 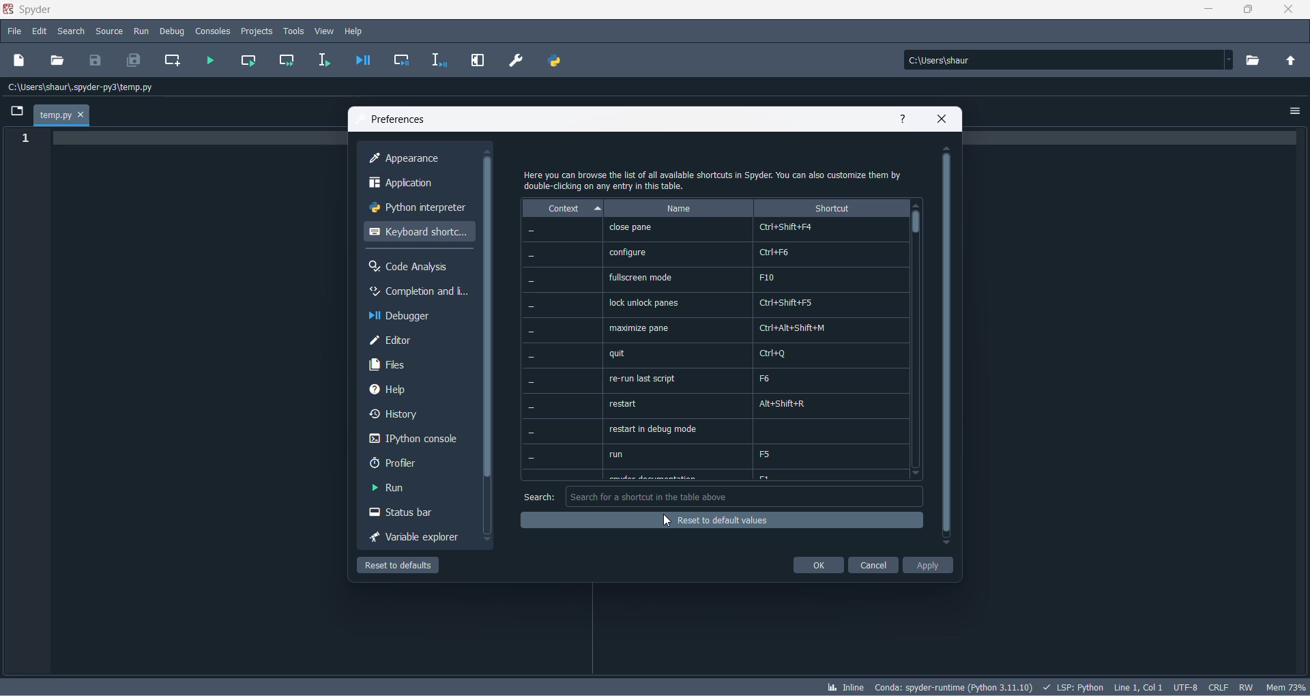 What do you see at coordinates (1256, 61) in the screenshot?
I see `working directory` at bounding box center [1256, 61].